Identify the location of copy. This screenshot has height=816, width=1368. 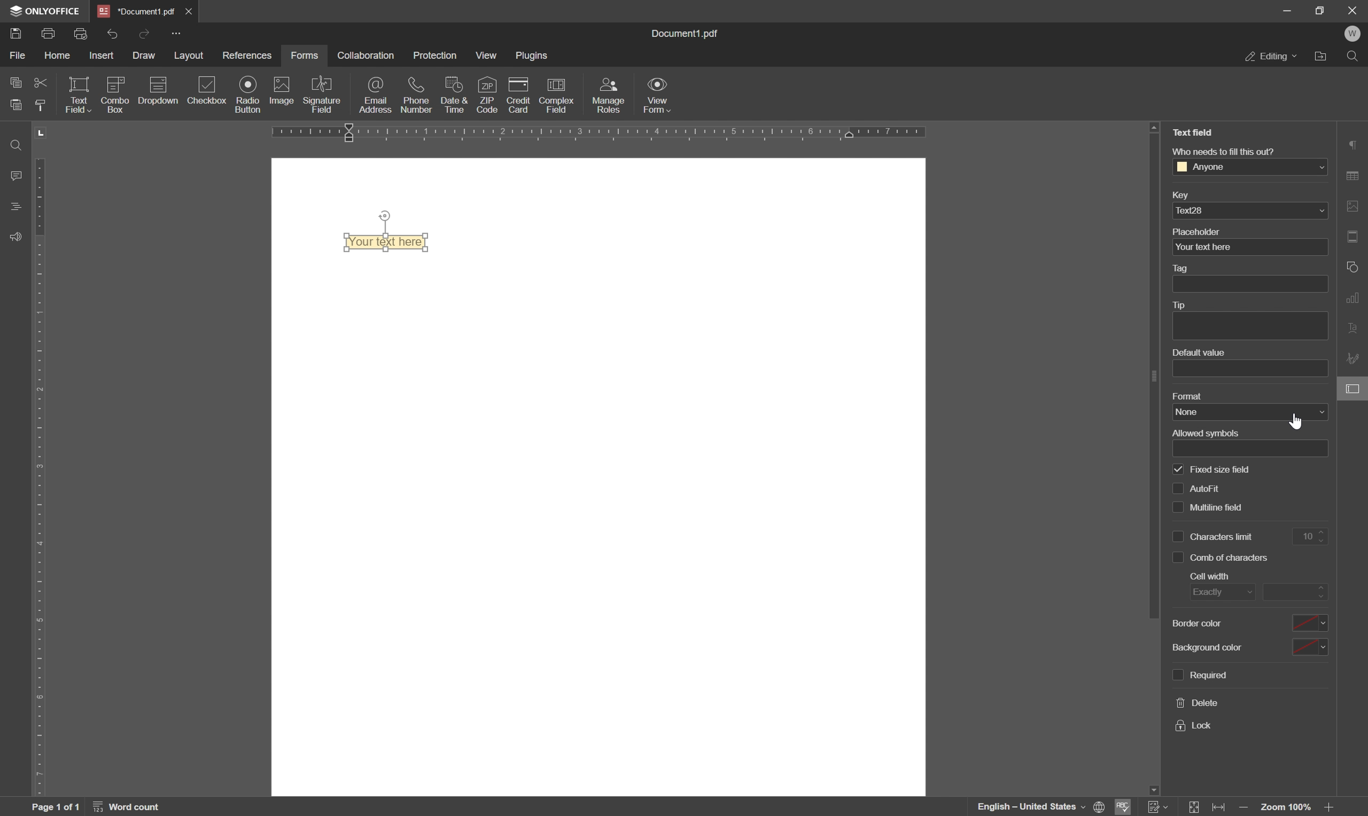
(14, 83).